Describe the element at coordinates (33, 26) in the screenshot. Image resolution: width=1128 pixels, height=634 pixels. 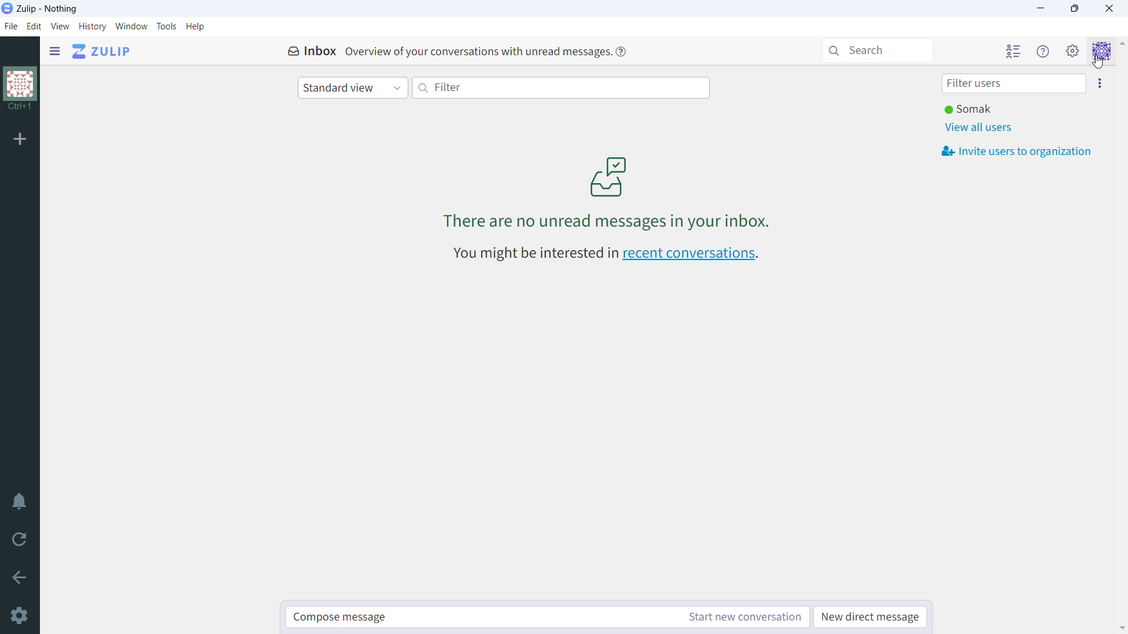
I see `edit` at that location.